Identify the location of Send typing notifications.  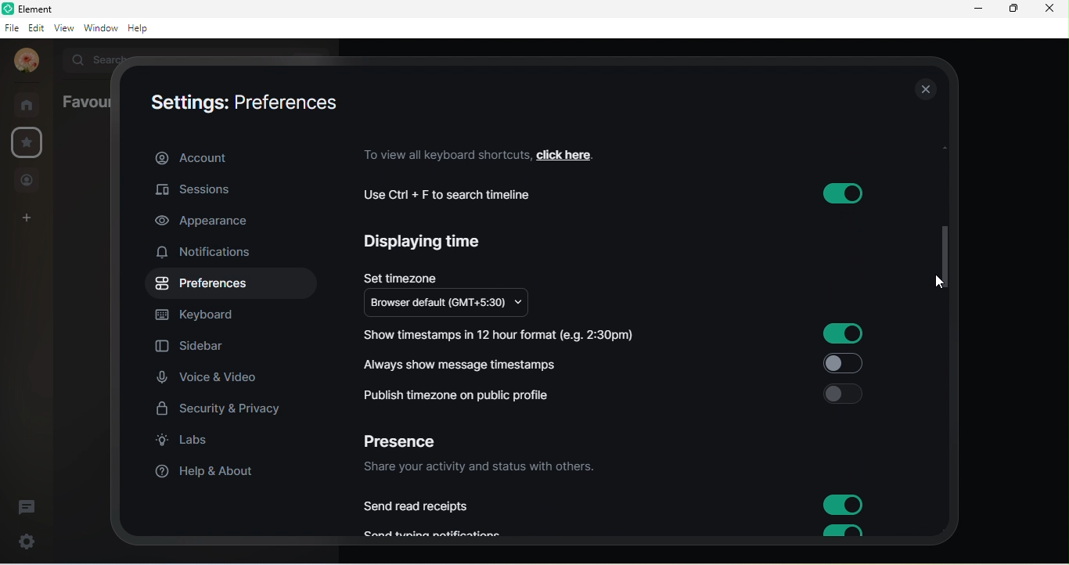
(441, 533).